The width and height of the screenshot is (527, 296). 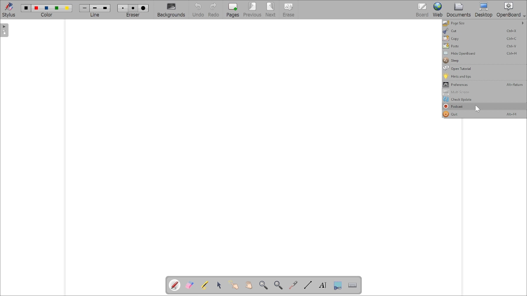 What do you see at coordinates (511, 10) in the screenshot?
I see `OpenBoard` at bounding box center [511, 10].